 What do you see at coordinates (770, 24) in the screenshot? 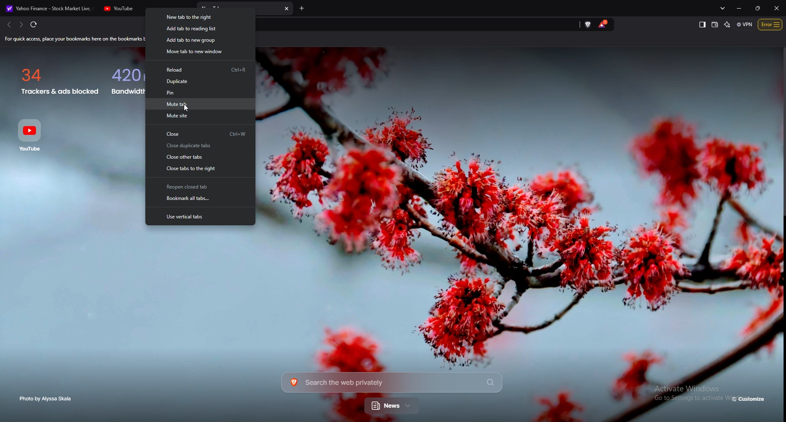
I see `options` at bounding box center [770, 24].